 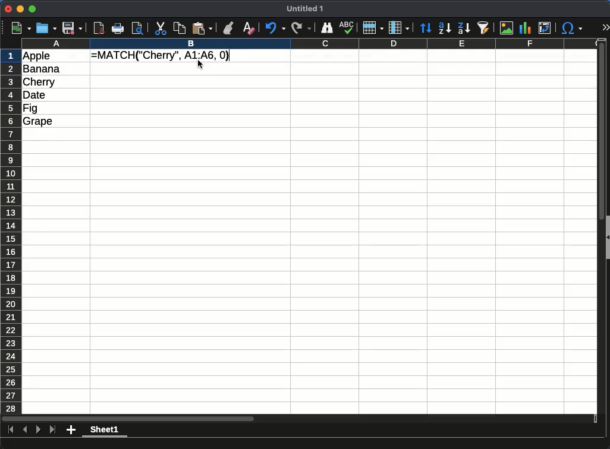 I want to click on print, so click(x=118, y=29).